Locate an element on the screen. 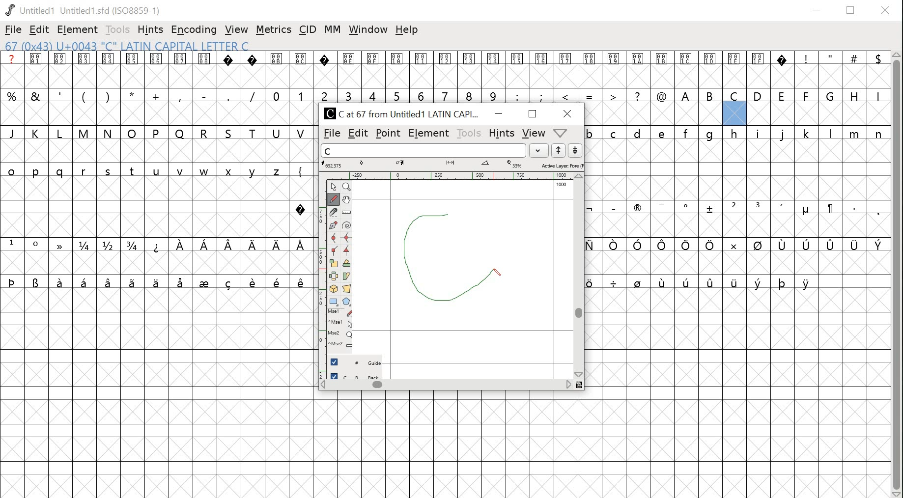  measurements is located at coordinates (454, 164).